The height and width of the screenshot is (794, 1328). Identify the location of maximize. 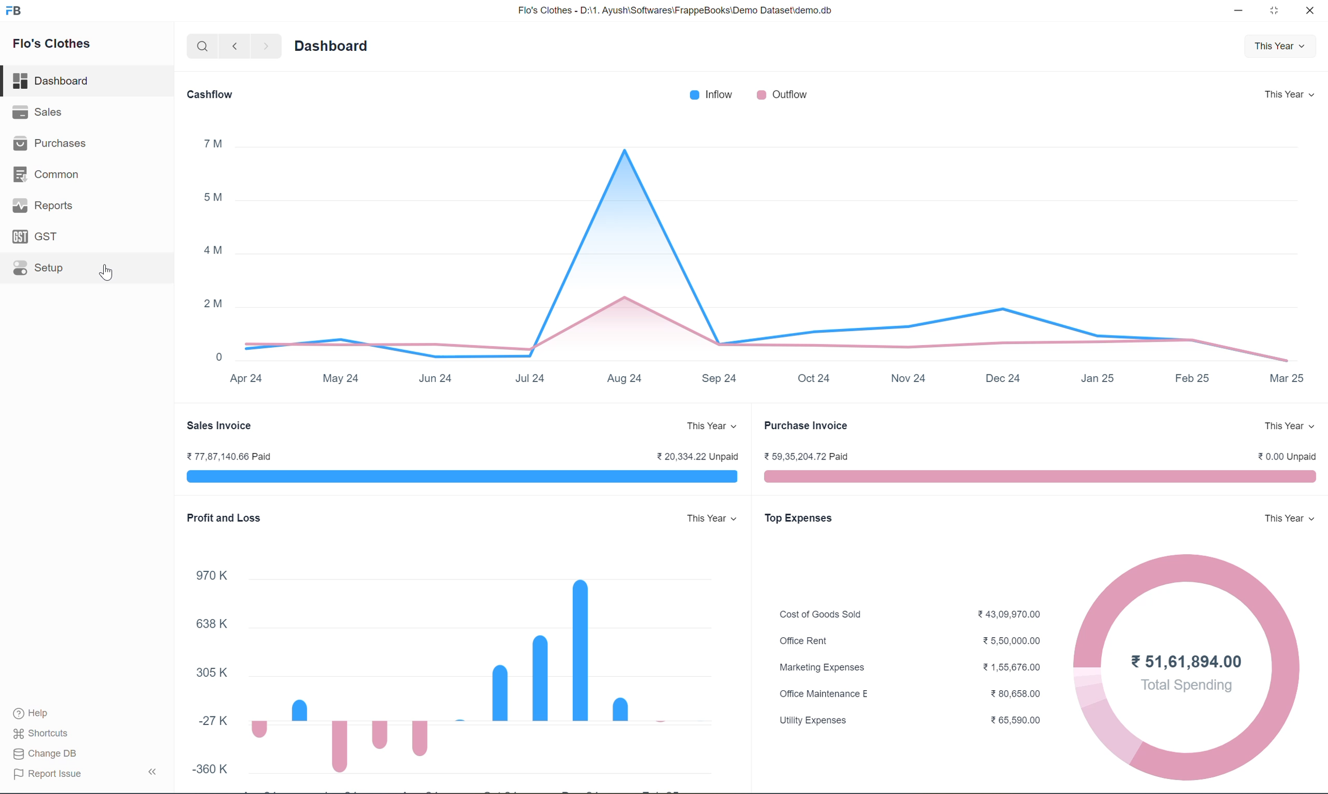
(1275, 9).